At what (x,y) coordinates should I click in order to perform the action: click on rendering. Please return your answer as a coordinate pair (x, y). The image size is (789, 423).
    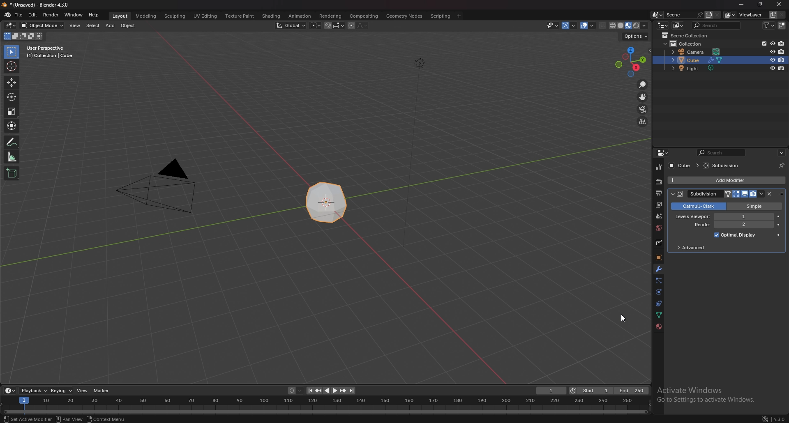
    Looking at the image, I should click on (330, 16).